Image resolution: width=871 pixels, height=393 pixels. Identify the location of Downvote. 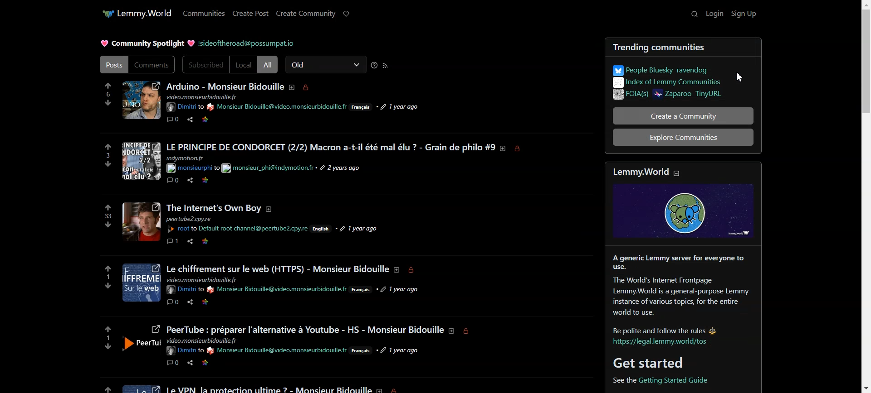
(108, 103).